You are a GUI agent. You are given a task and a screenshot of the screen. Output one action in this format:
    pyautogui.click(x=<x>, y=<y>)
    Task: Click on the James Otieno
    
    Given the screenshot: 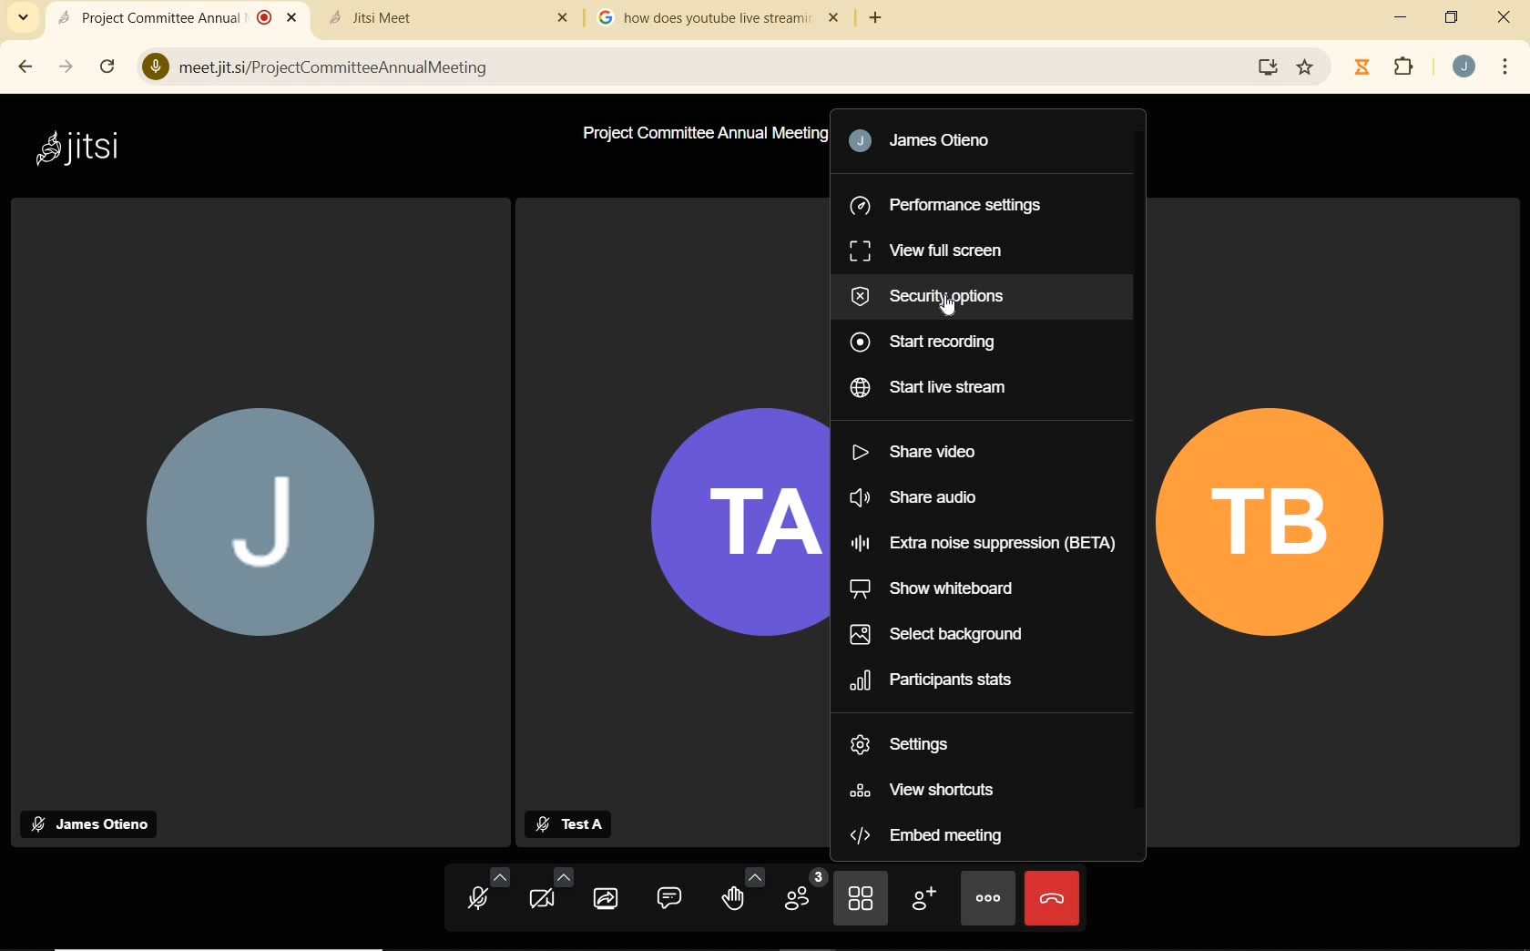 What is the action you would take?
    pyautogui.click(x=933, y=139)
    